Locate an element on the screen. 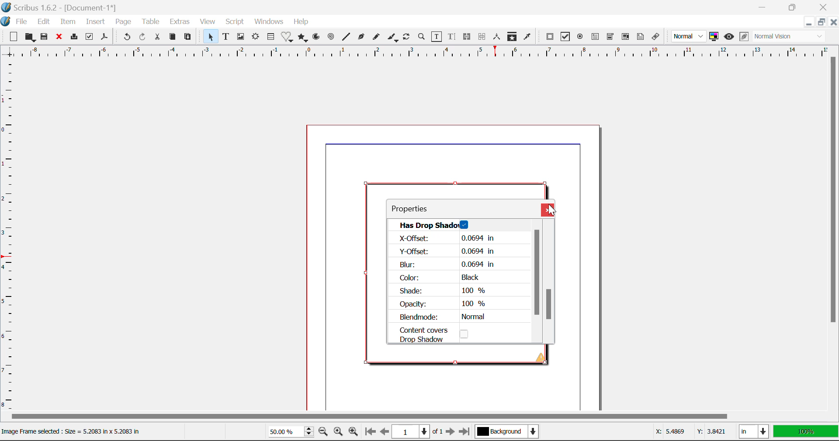 The height and width of the screenshot is (441, 839). Refresh is located at coordinates (407, 37).